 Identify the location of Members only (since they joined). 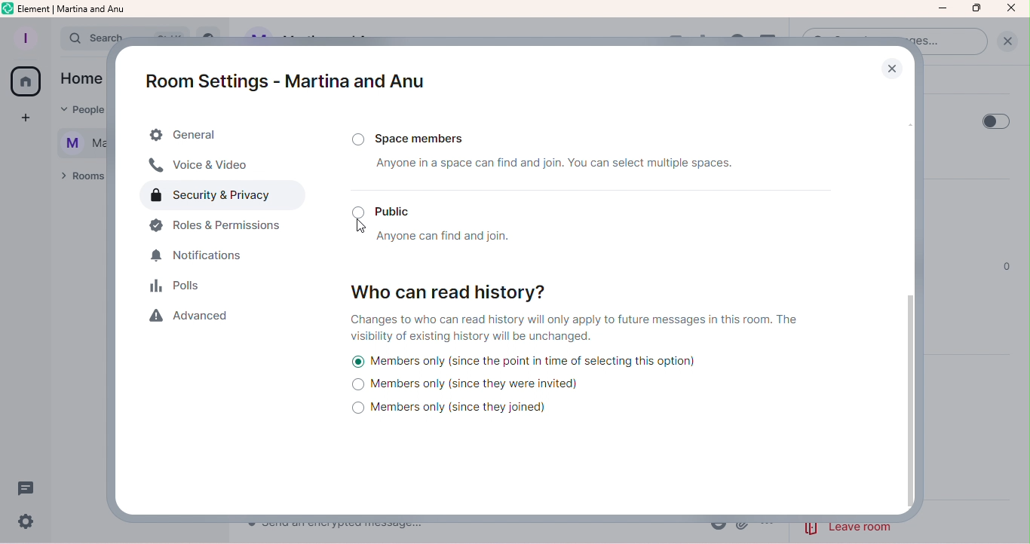
(458, 410).